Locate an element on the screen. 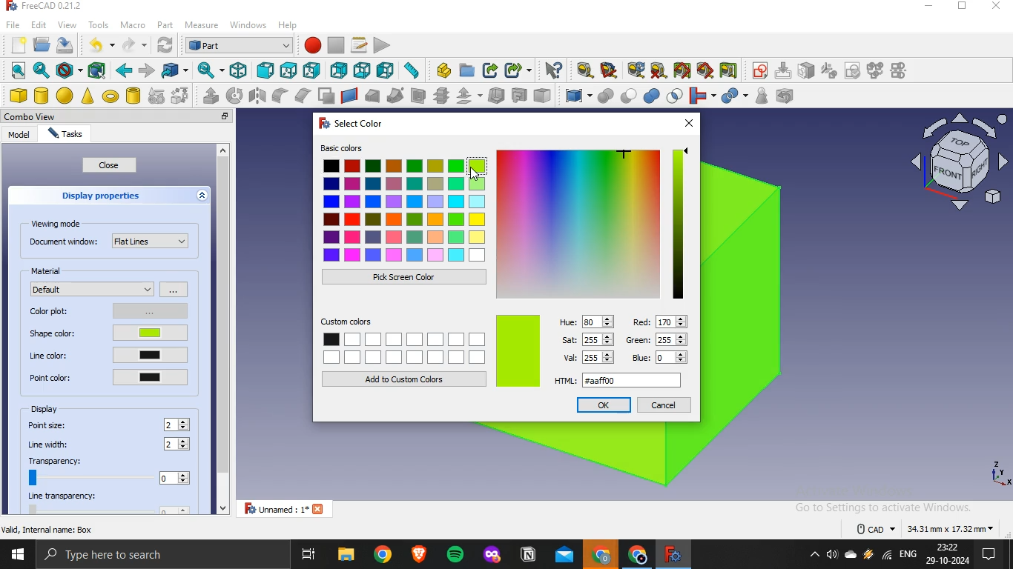 The width and height of the screenshot is (1013, 569). make face from wires is located at coordinates (326, 96).